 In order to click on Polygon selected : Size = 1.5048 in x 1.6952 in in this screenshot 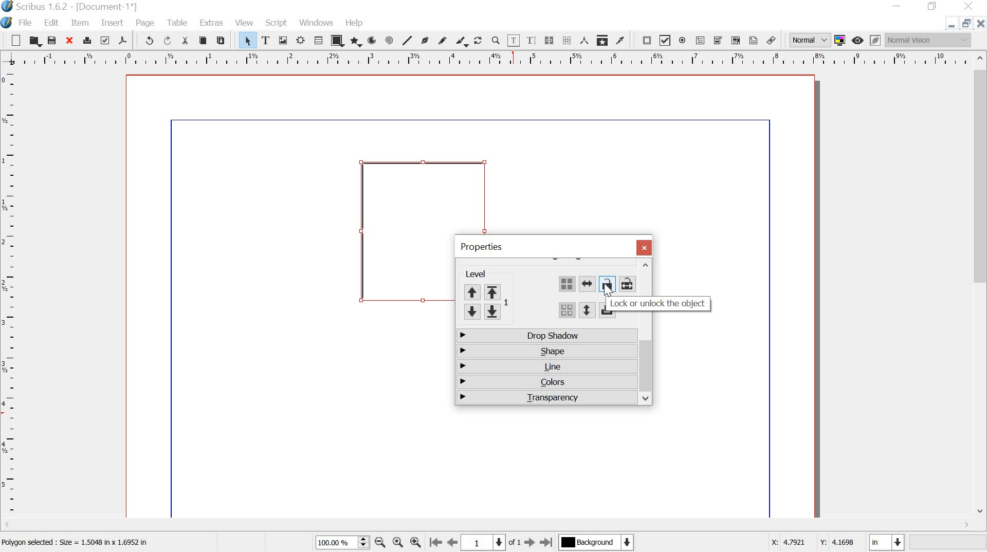, I will do `click(78, 544)`.